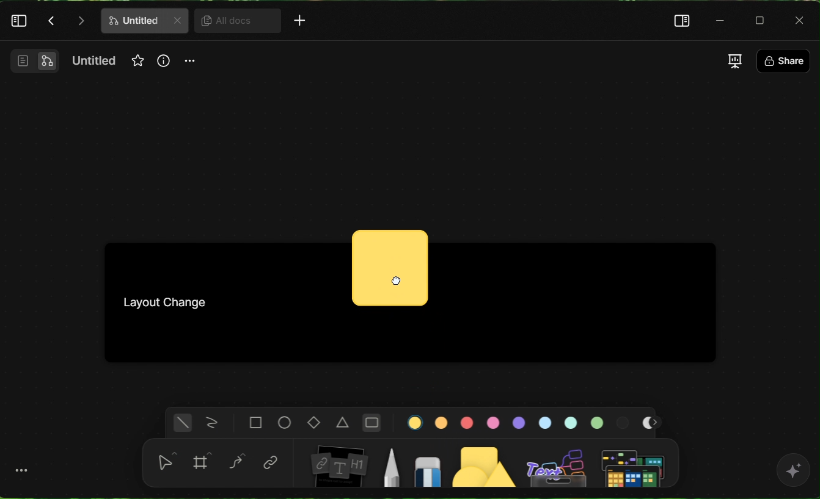 Image resolution: width=820 pixels, height=499 pixels. I want to click on shape, so click(482, 464).